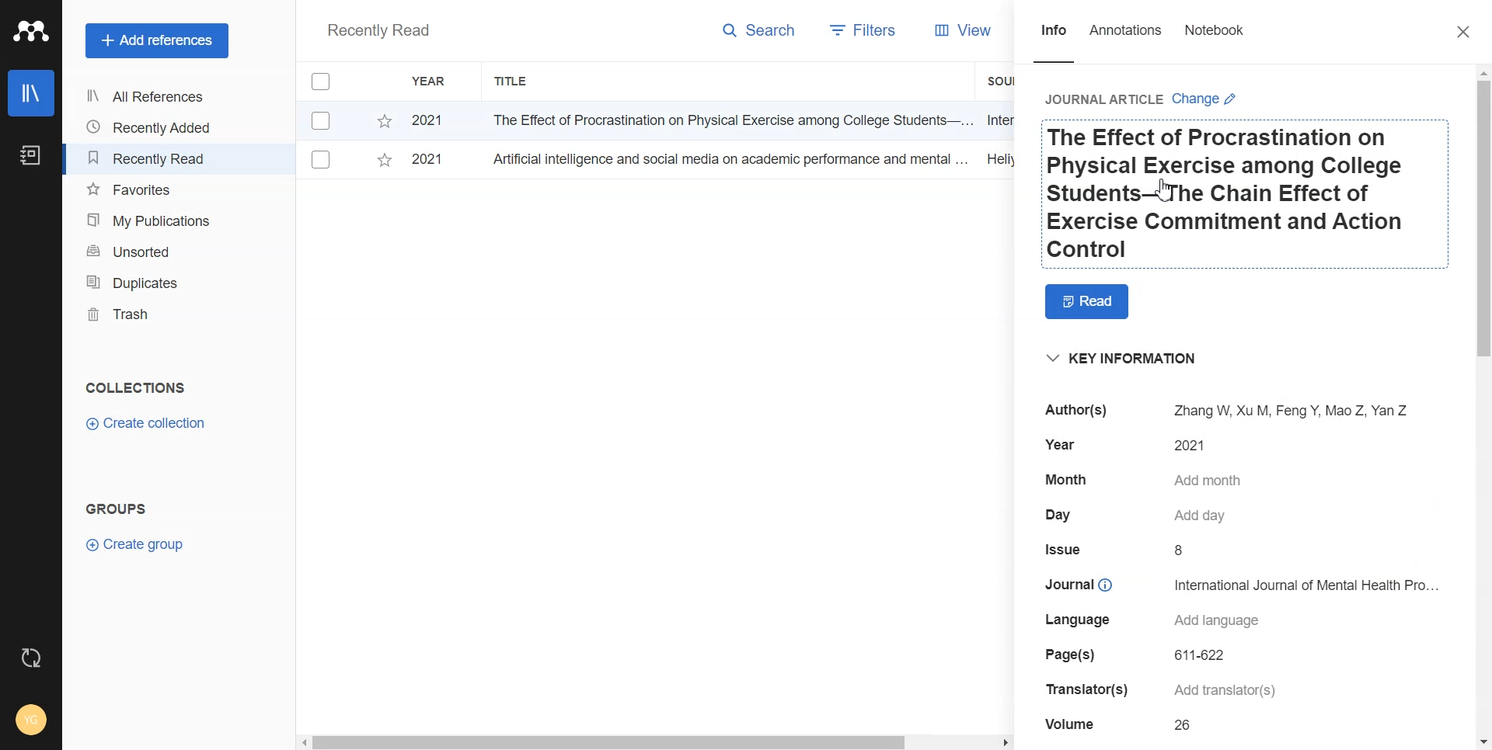  Describe the element at coordinates (152, 158) in the screenshot. I see `Recently Read` at that location.